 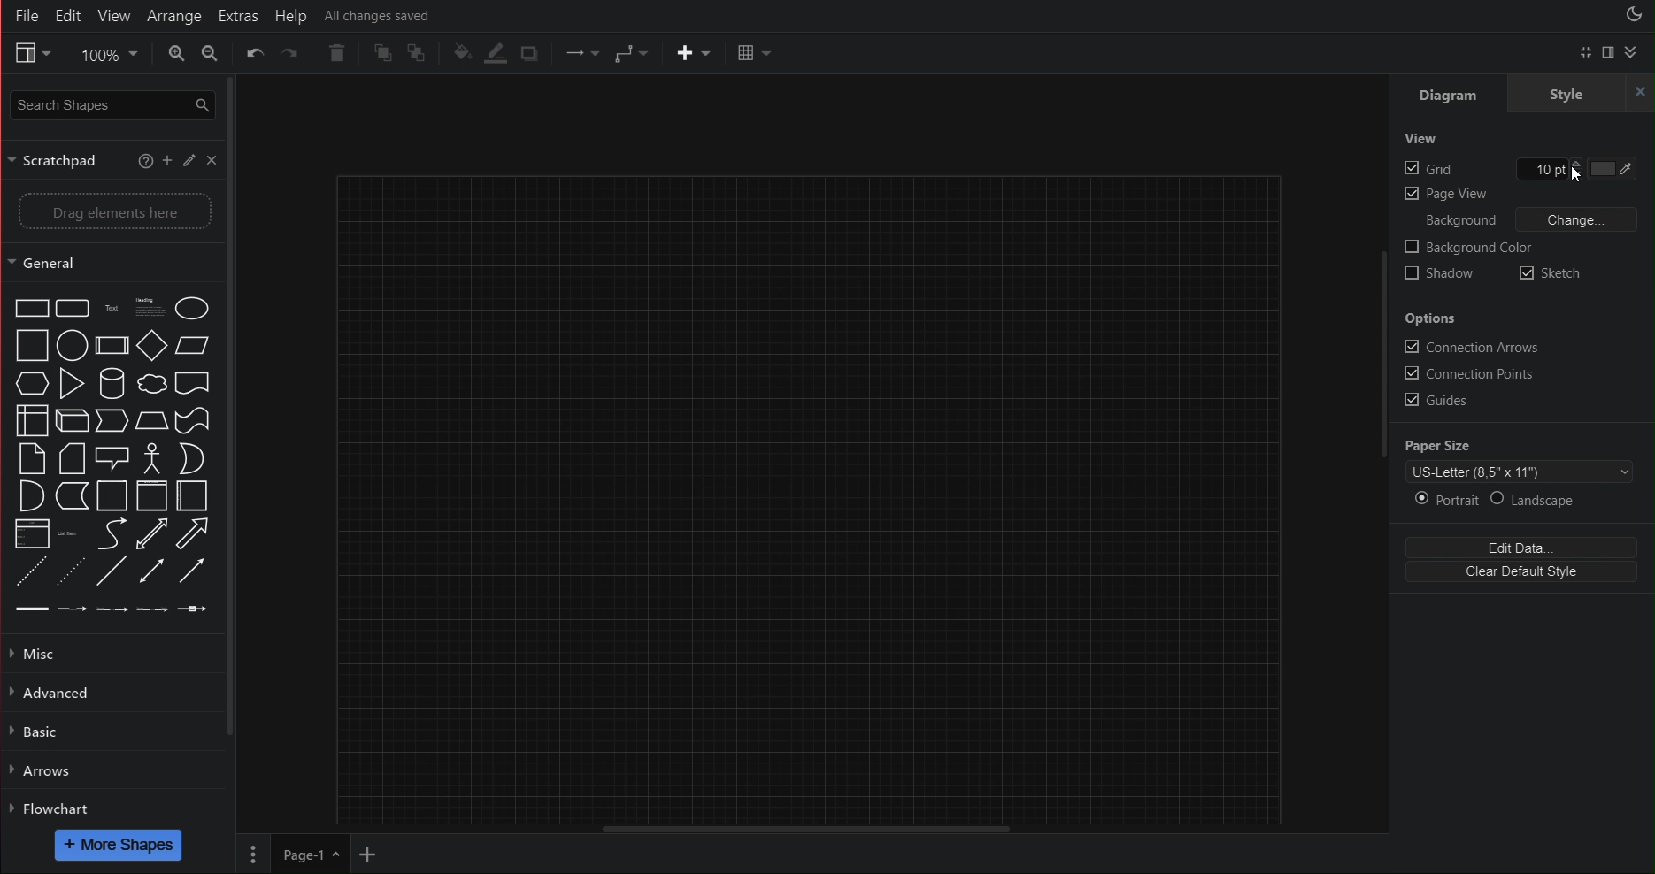 What do you see at coordinates (294, 58) in the screenshot?
I see `Redo` at bounding box center [294, 58].